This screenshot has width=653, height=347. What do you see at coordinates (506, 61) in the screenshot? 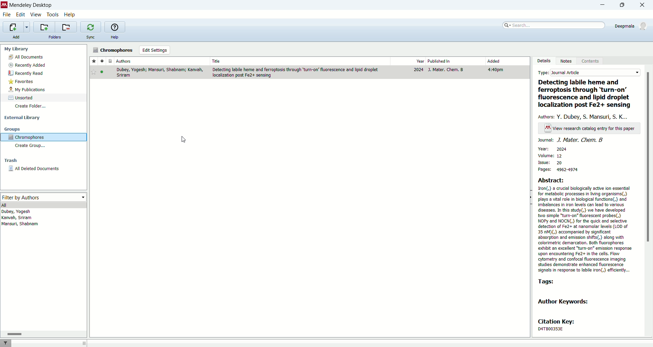
I see `added` at bounding box center [506, 61].